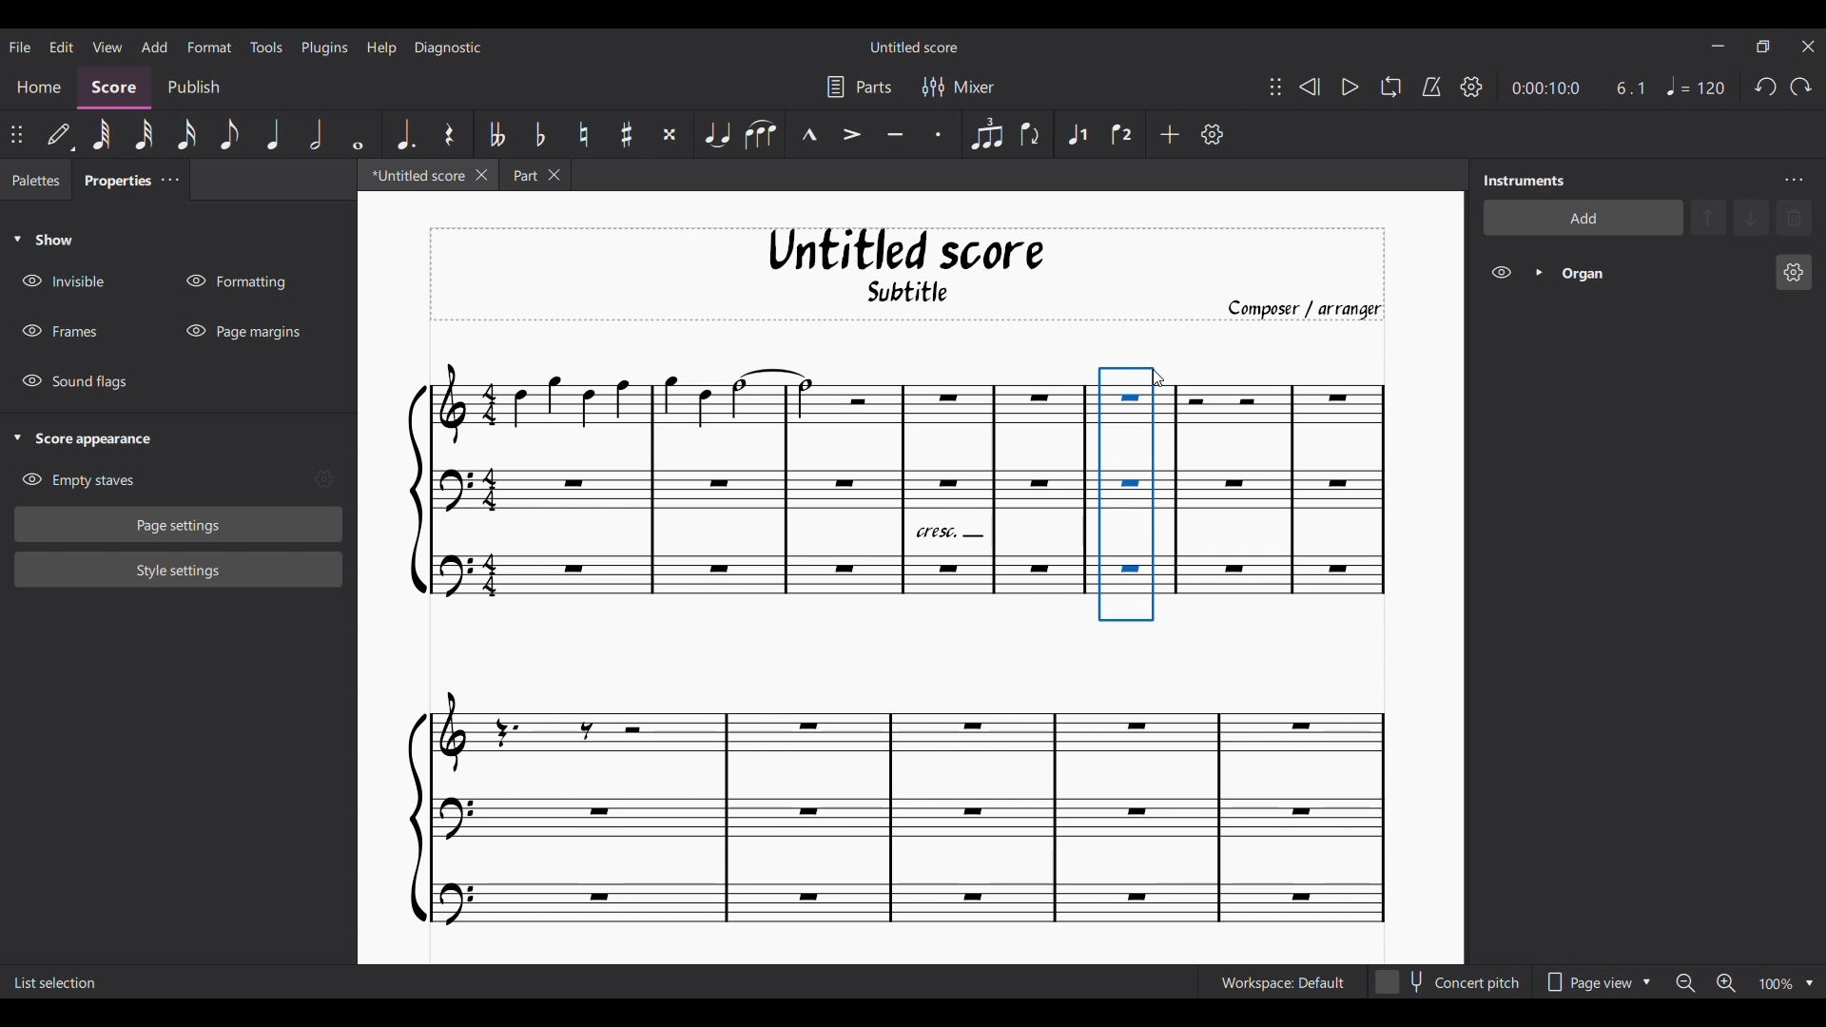  Describe the element at coordinates (907, 275) in the screenshot. I see `Score title, sub-title, and composer name` at that location.